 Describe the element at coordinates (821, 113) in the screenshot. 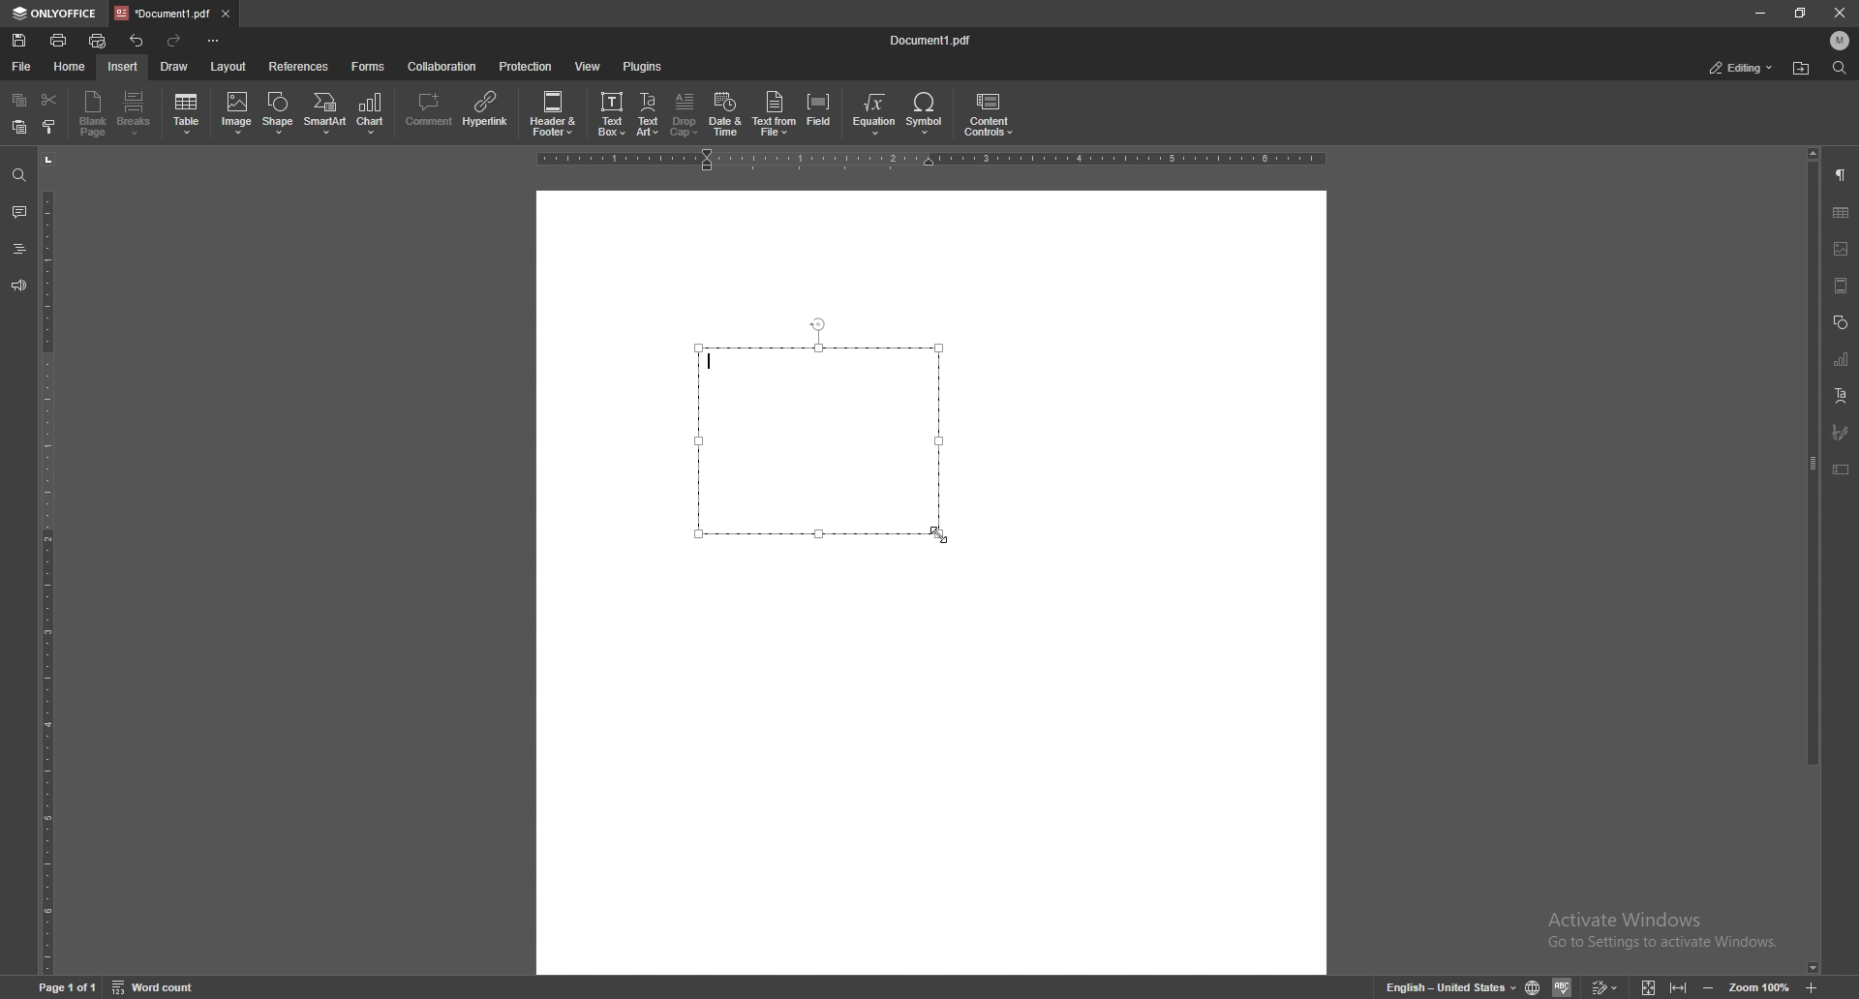

I see `field` at that location.